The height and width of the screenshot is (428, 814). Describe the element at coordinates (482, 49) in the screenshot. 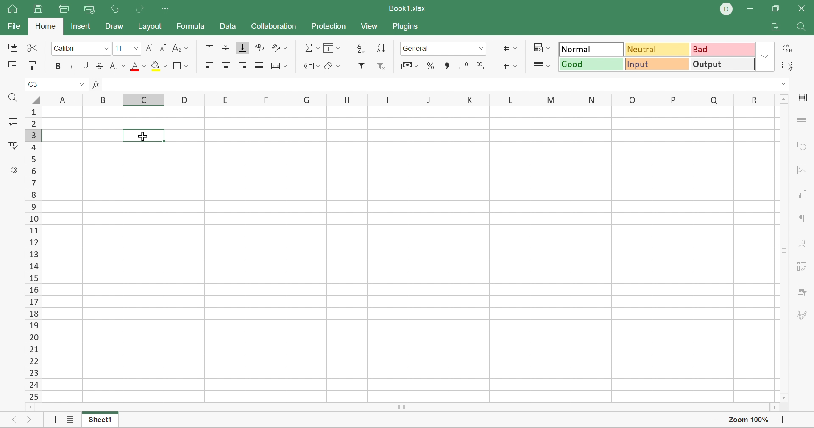

I see `Drop Down` at that location.